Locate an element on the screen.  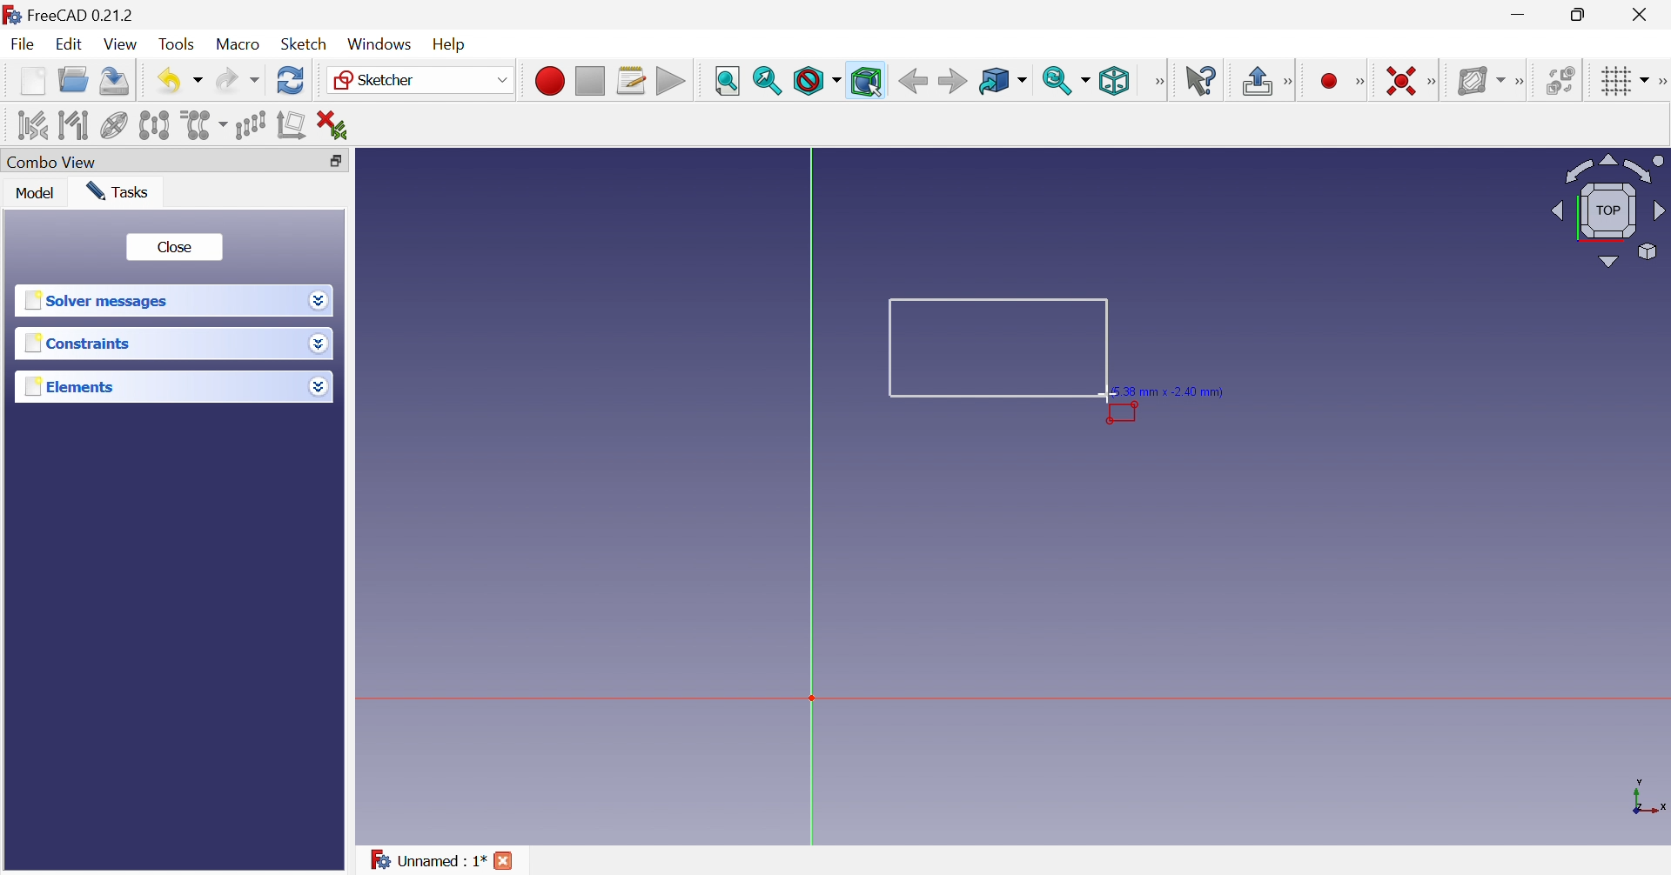
Close is located at coordinates (176, 248).